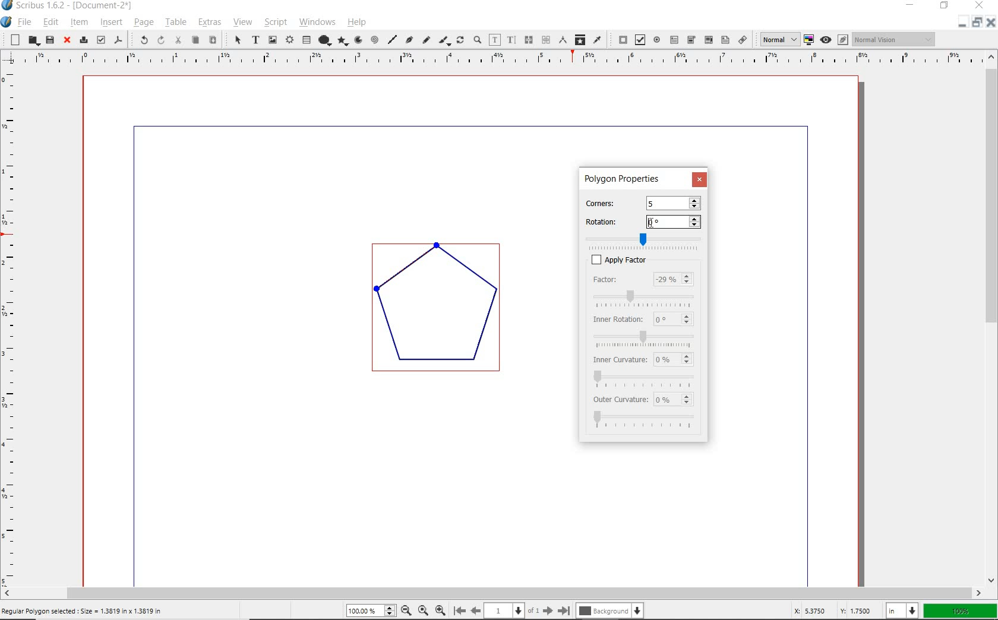 The image size is (998, 620). What do you see at coordinates (444, 40) in the screenshot?
I see `calligraphic line` at bounding box center [444, 40].